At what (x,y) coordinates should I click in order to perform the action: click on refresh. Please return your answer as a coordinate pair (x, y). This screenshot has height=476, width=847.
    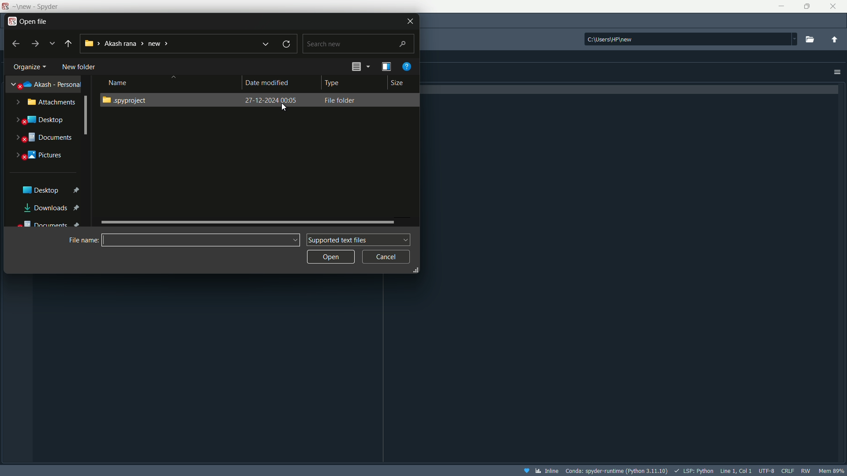
    Looking at the image, I should click on (287, 44).